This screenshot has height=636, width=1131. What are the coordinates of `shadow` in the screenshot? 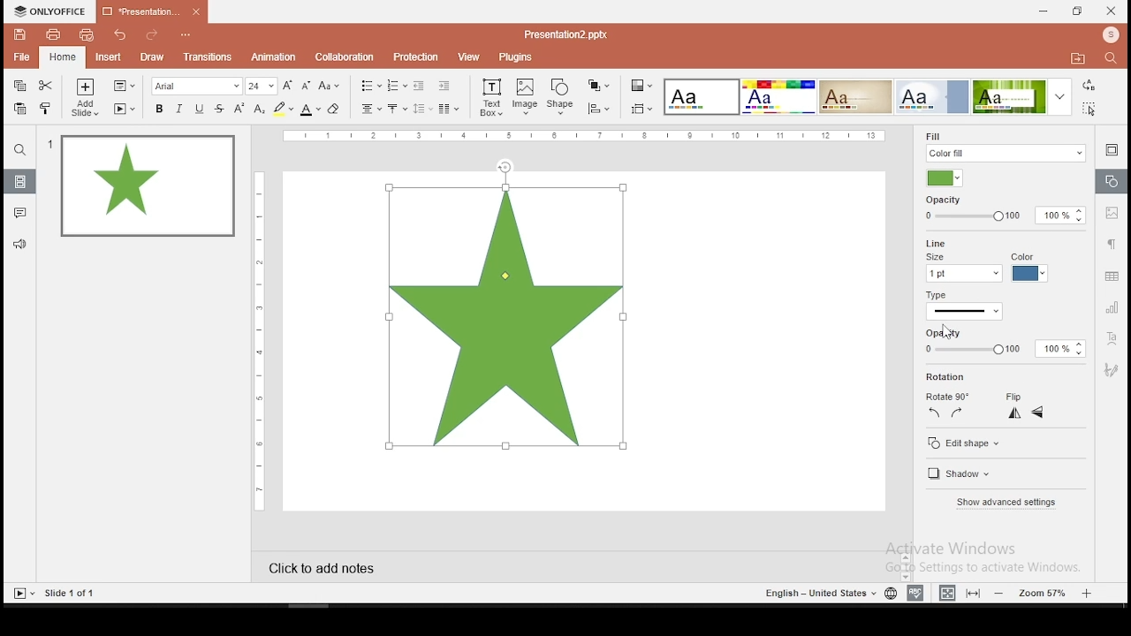 It's located at (959, 474).